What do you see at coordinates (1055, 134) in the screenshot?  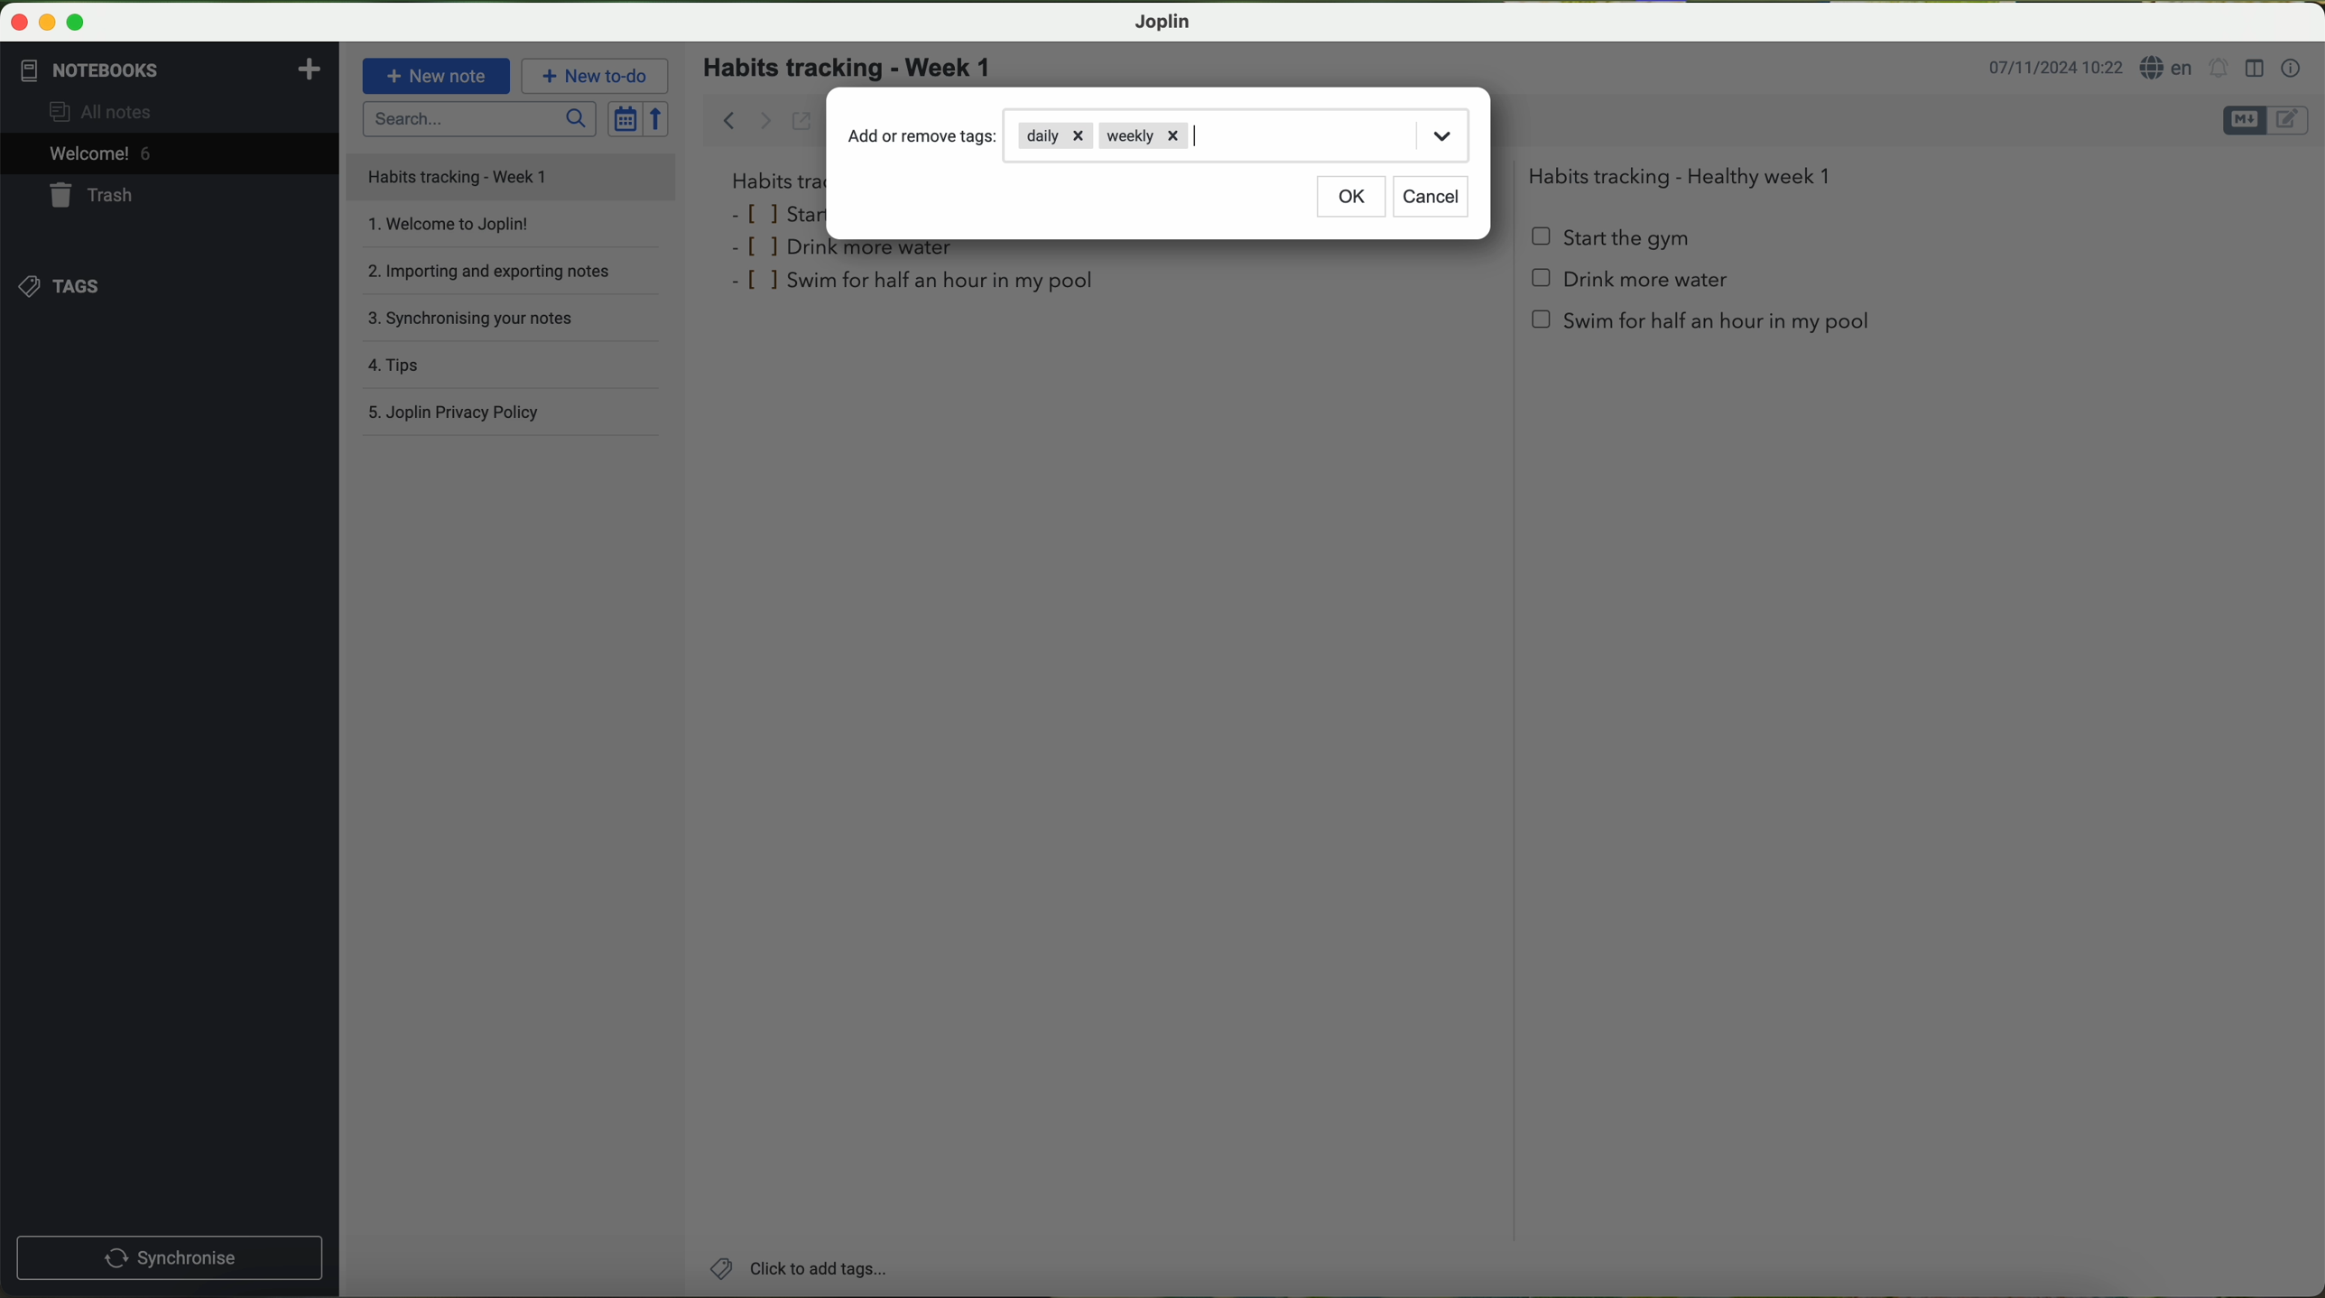 I see `daily tag` at bounding box center [1055, 134].